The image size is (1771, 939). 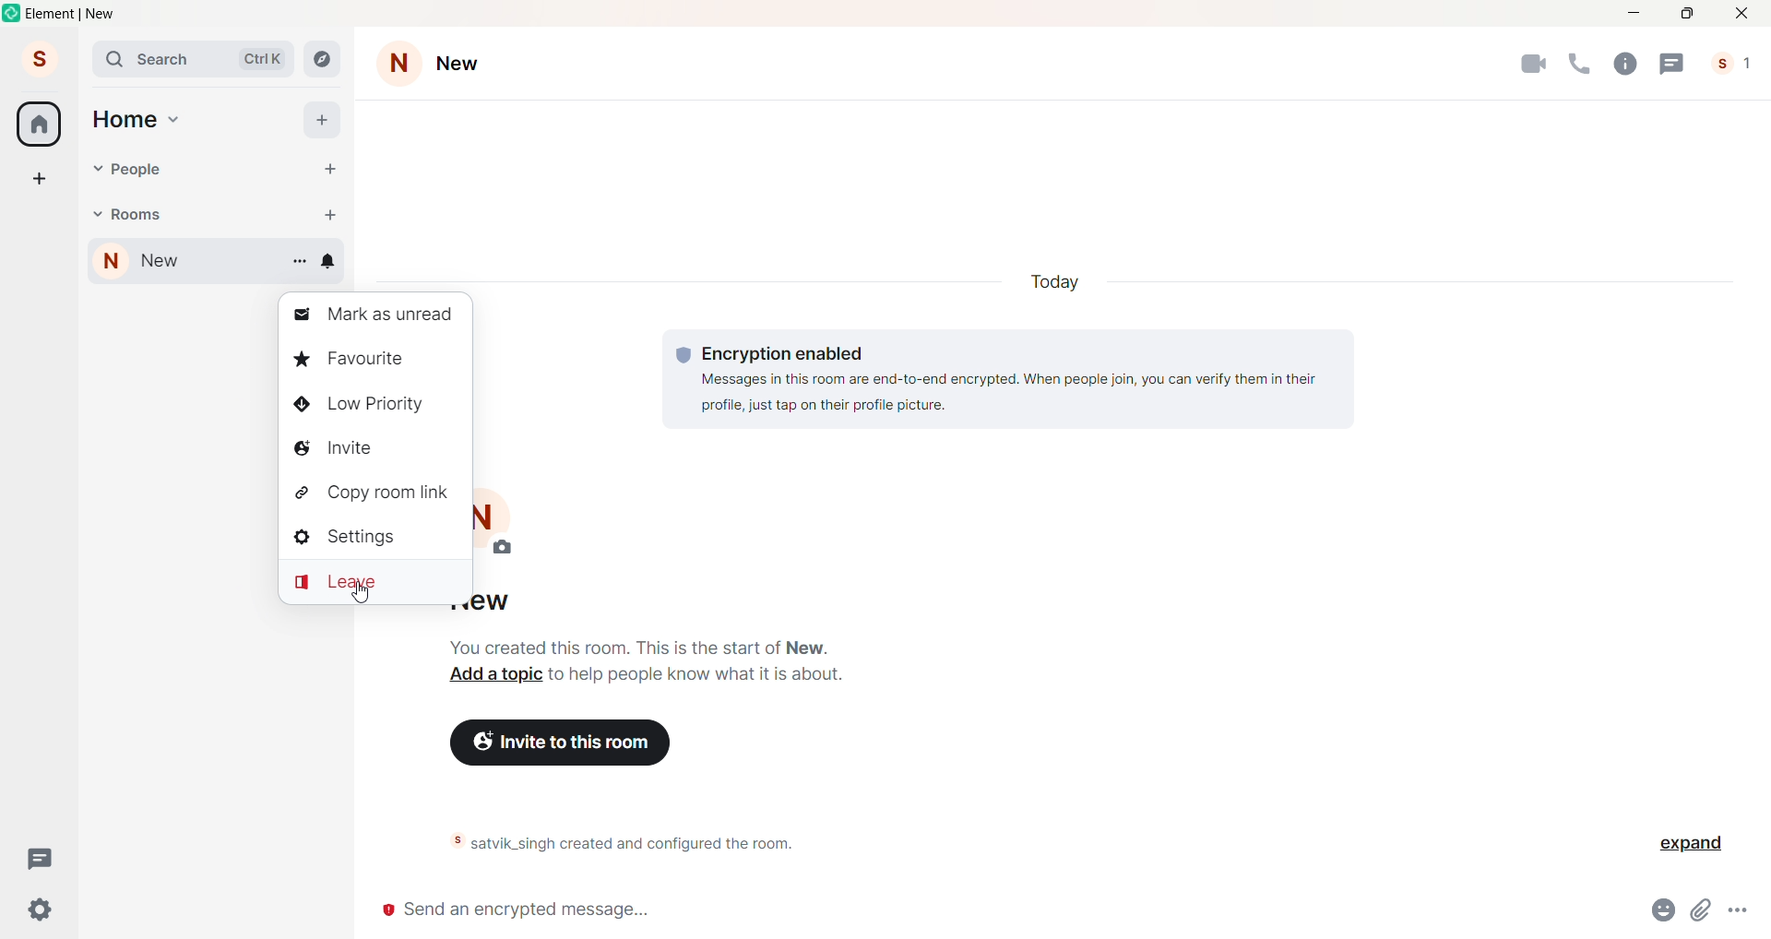 I want to click on Close, so click(x=1740, y=14).